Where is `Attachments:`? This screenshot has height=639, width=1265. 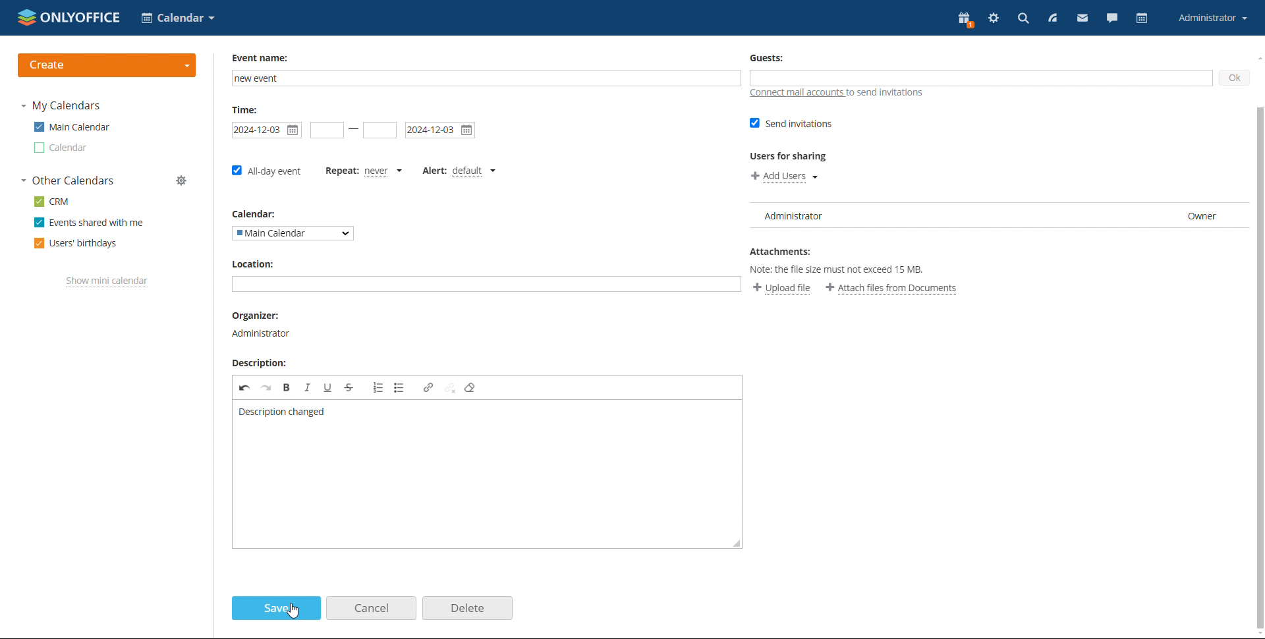 Attachments: is located at coordinates (781, 251).